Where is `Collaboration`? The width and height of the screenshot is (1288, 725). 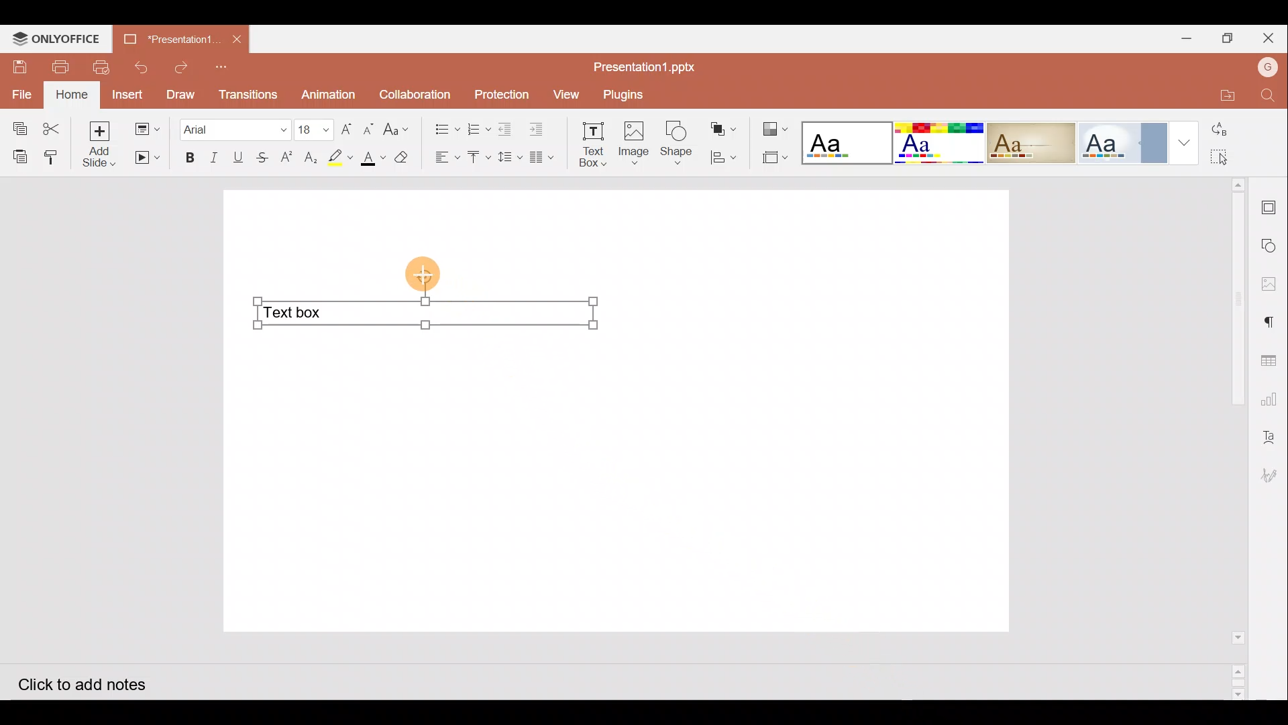 Collaboration is located at coordinates (416, 93).